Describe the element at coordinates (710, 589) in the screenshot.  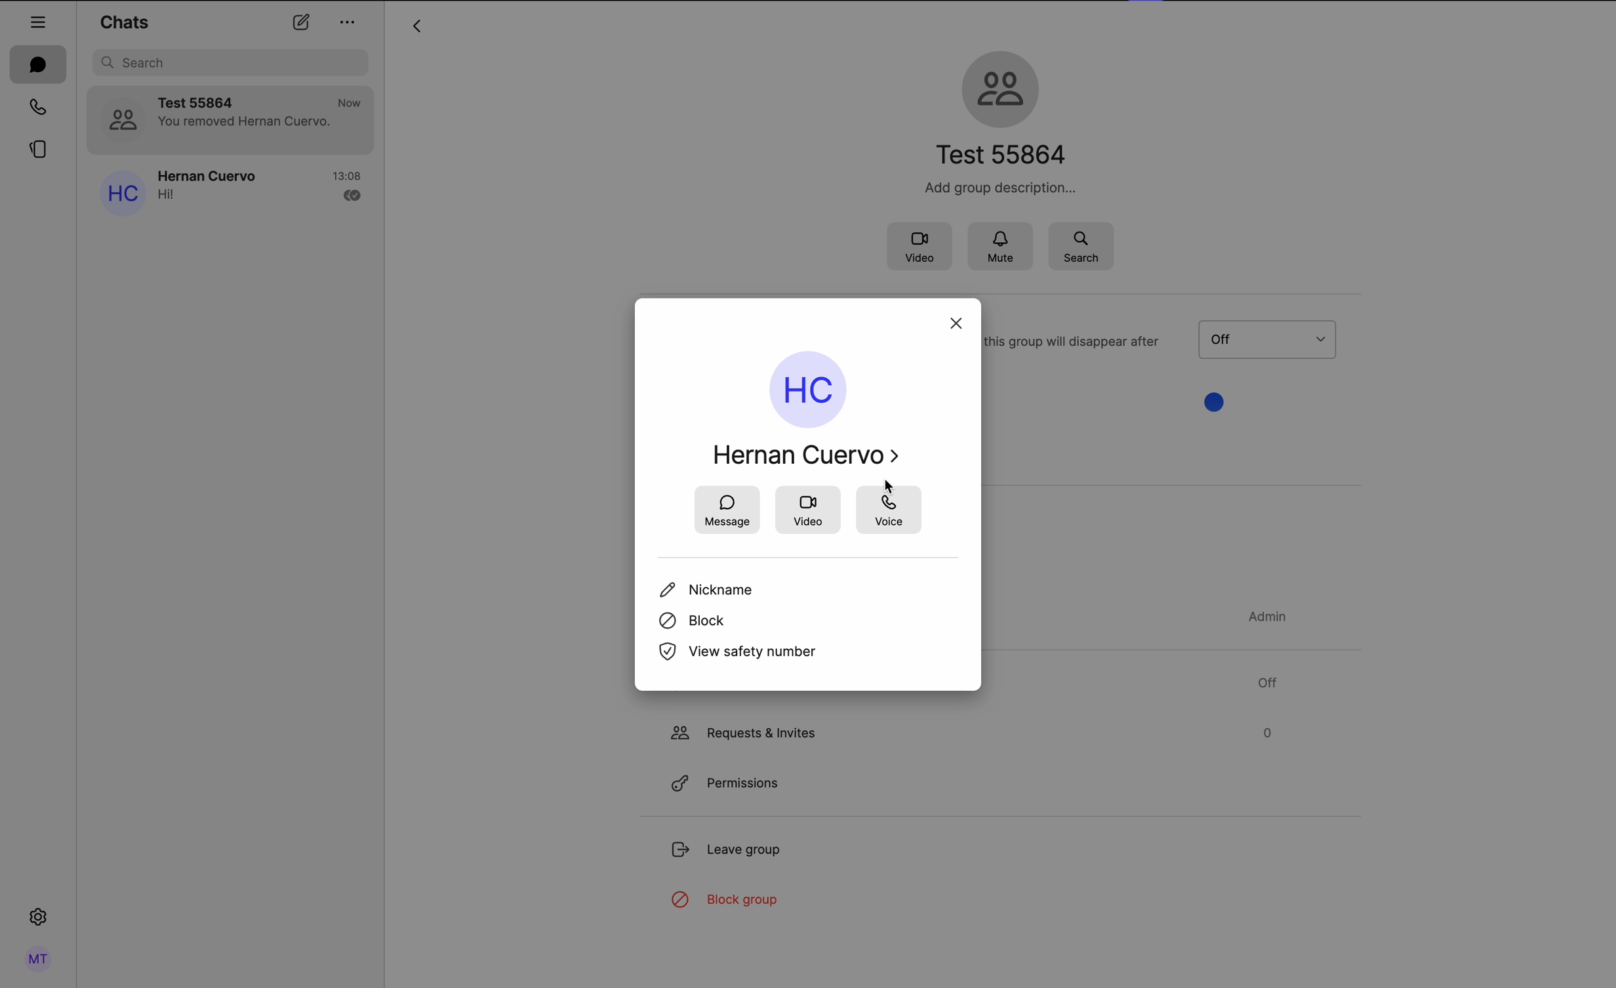
I see `nickname` at that location.